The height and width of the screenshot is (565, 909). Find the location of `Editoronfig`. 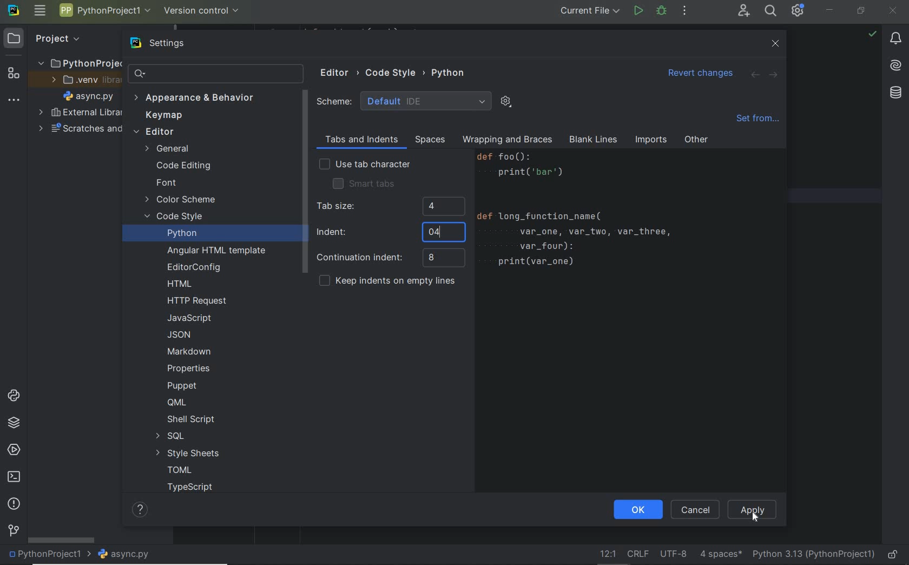

Editoronfig is located at coordinates (192, 267).